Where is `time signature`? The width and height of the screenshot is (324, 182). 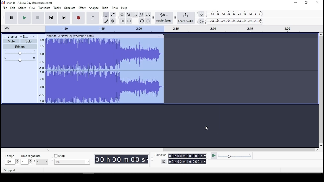 time signature is located at coordinates (34, 160).